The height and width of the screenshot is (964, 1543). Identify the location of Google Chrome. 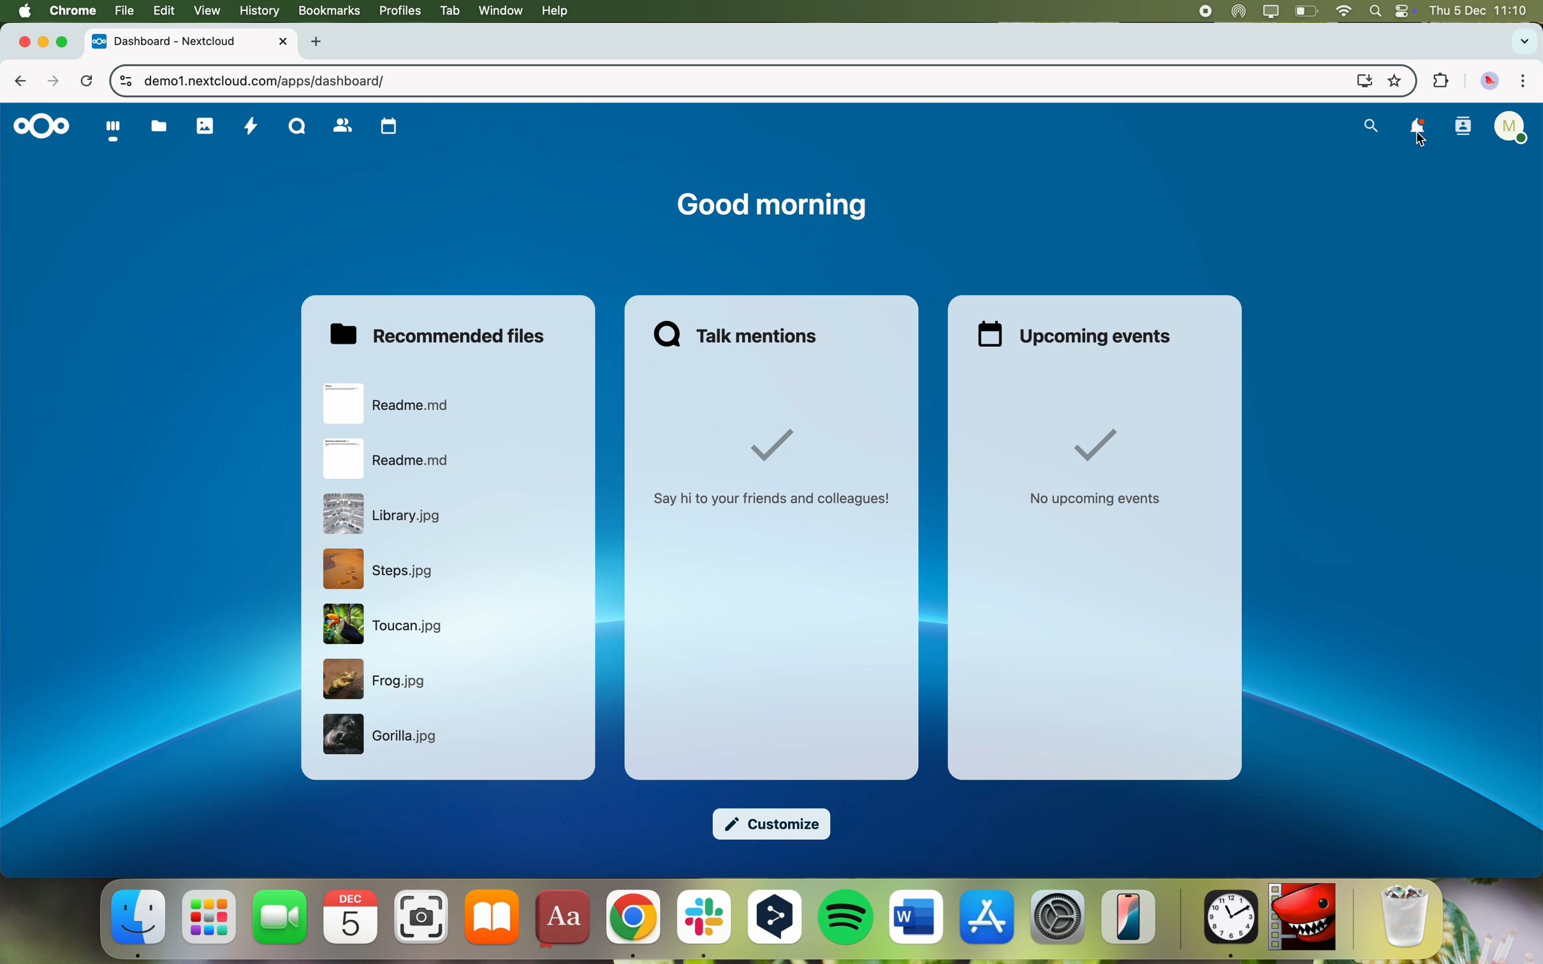
(632, 924).